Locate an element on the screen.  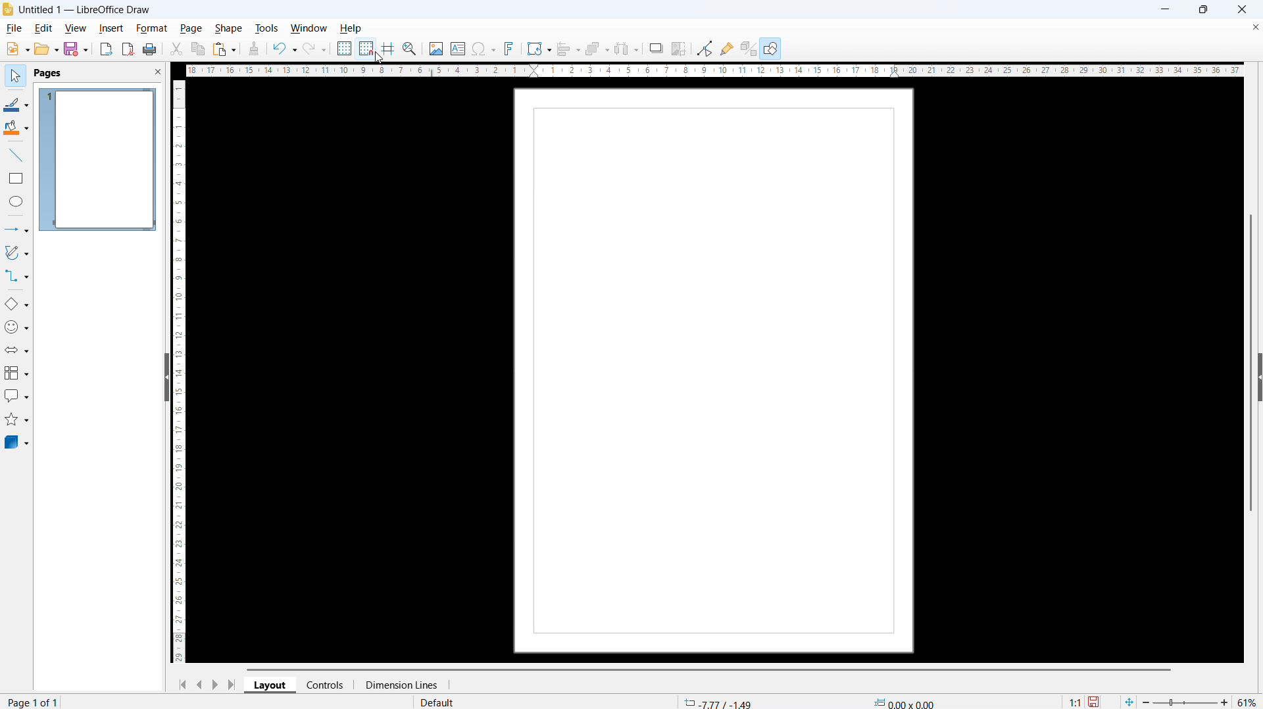
block arrows is located at coordinates (17, 350).